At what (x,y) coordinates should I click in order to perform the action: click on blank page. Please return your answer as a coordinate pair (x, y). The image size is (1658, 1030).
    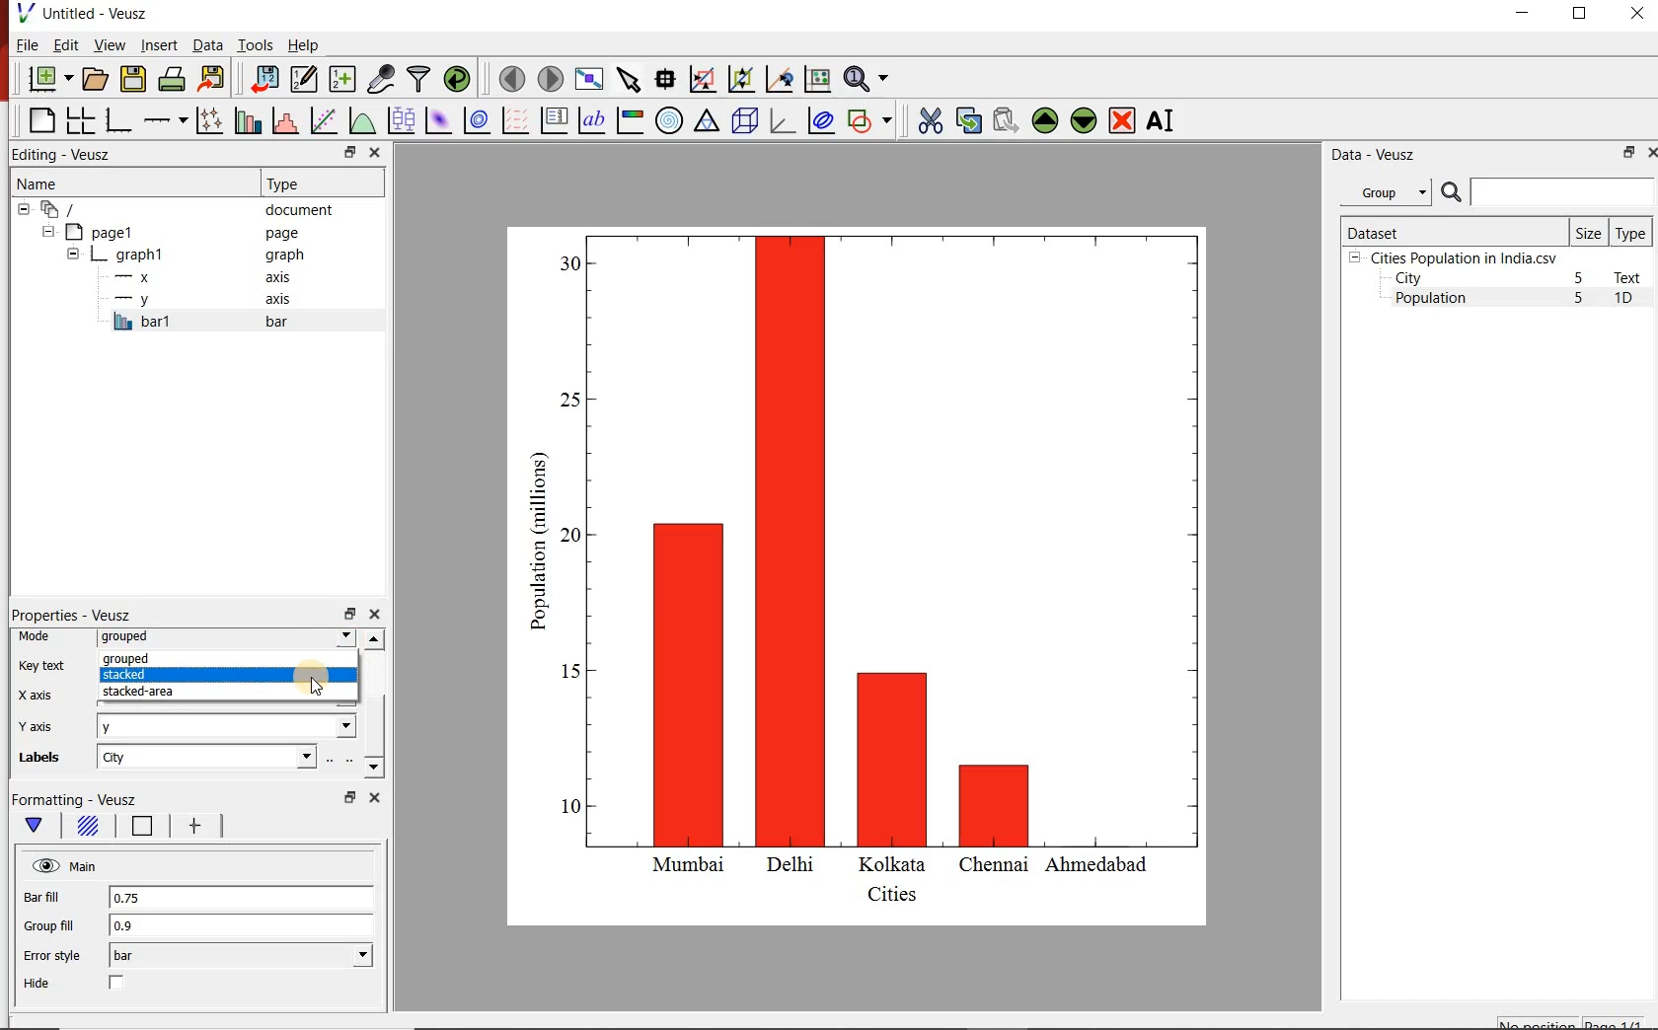
    Looking at the image, I should click on (39, 121).